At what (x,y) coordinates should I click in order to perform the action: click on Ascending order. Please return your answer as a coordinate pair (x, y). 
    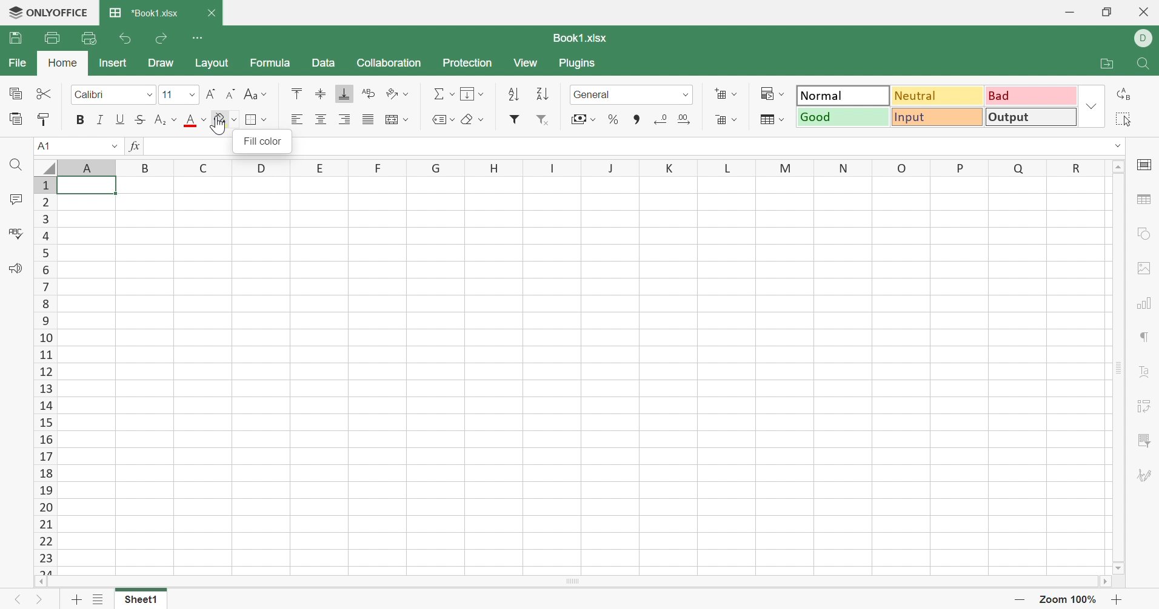
    Looking at the image, I should click on (513, 91).